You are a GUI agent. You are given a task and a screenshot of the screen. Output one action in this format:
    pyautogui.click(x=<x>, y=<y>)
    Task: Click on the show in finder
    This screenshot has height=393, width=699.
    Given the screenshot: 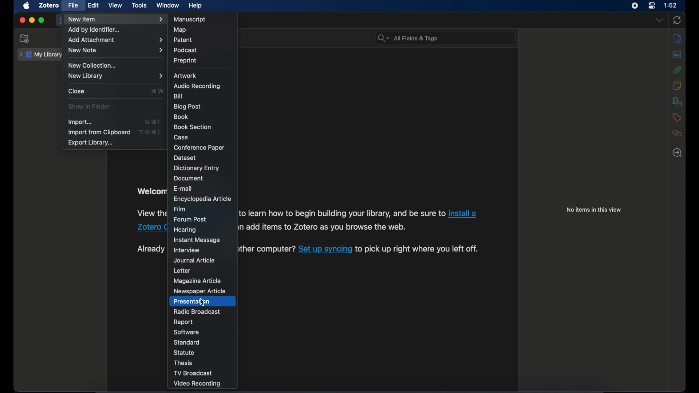 What is the action you would take?
    pyautogui.click(x=89, y=106)
    